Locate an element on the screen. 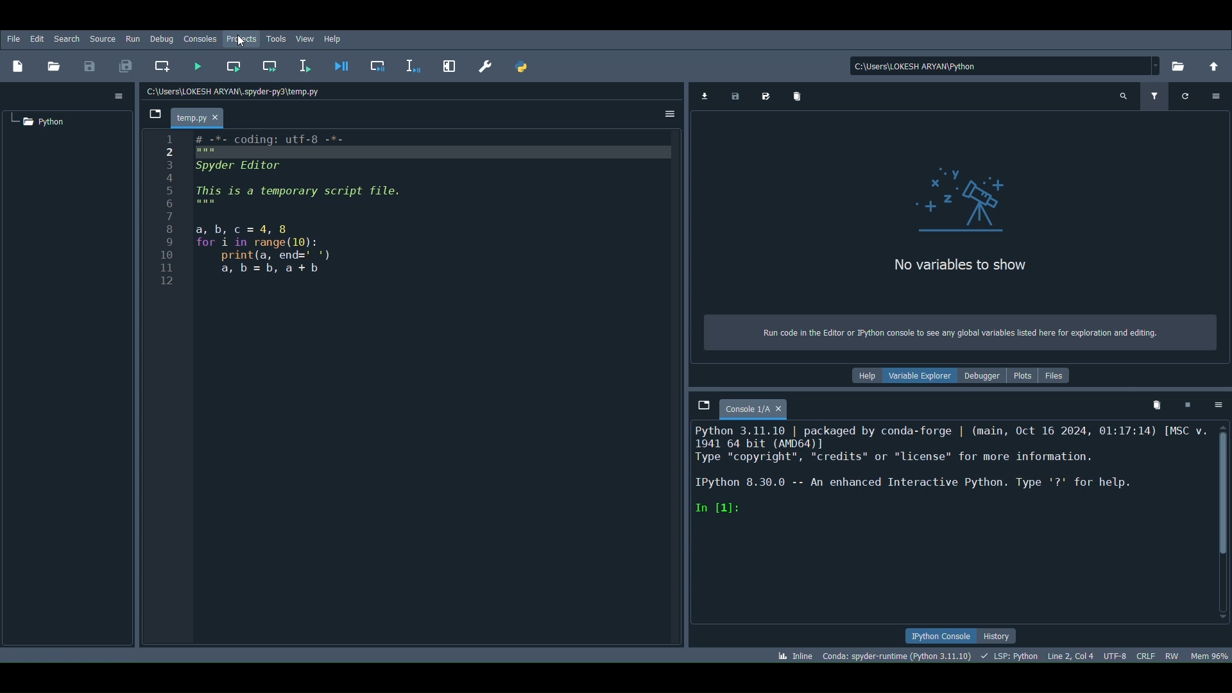  Options is located at coordinates (1214, 407).